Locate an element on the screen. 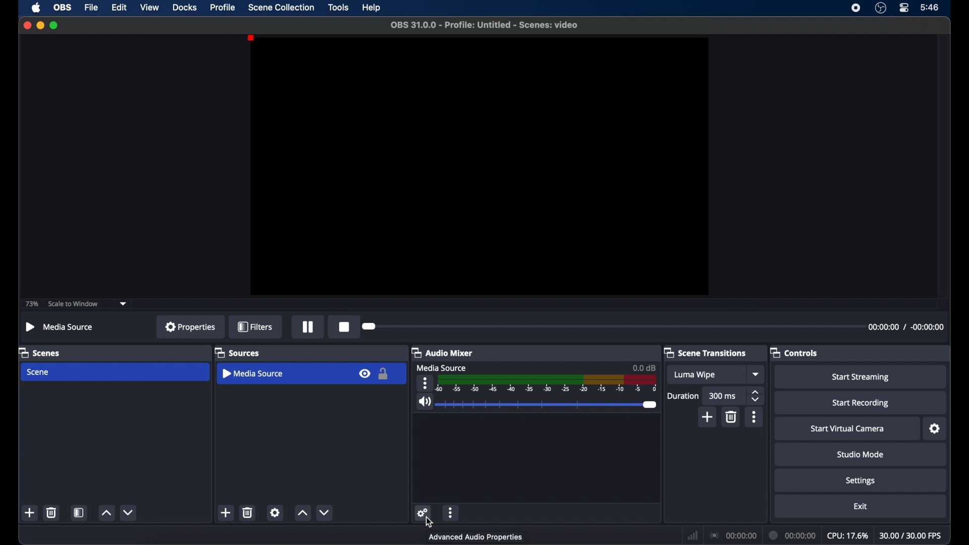 The width and height of the screenshot is (969, 545). screen recorder icon is located at coordinates (856, 7).